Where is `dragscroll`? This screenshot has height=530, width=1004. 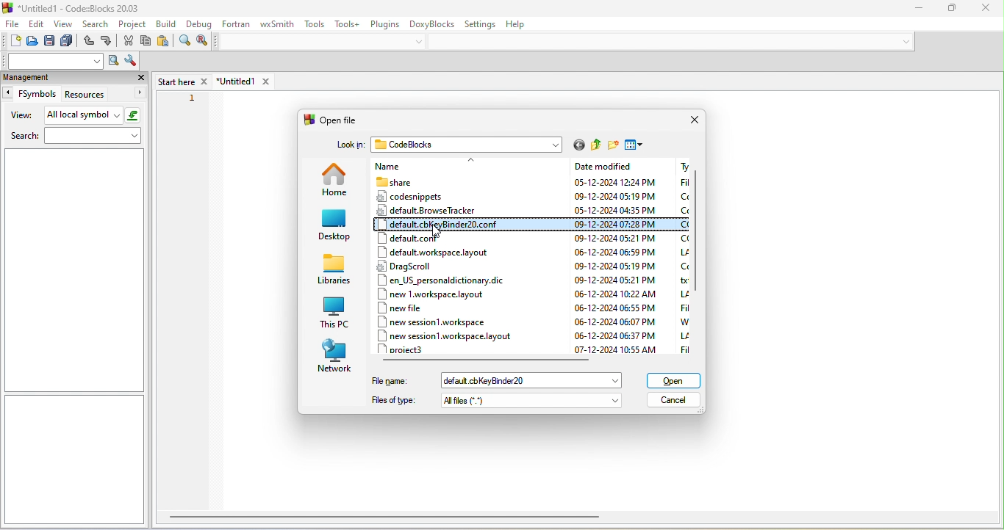
dragscroll is located at coordinates (404, 266).